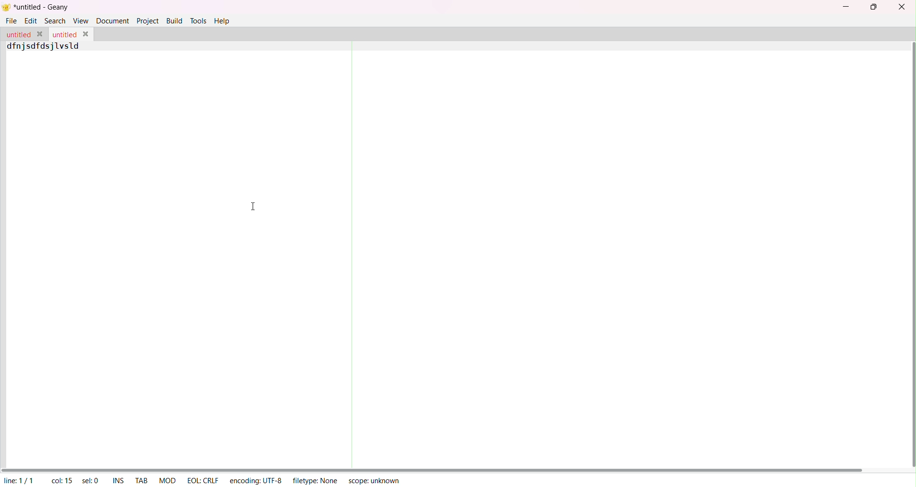  What do you see at coordinates (250, 205) in the screenshot?
I see `cursor` at bounding box center [250, 205].